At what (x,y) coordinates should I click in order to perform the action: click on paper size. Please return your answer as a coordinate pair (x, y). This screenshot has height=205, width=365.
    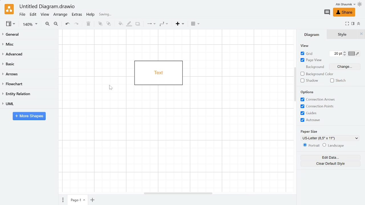
    Looking at the image, I should click on (312, 131).